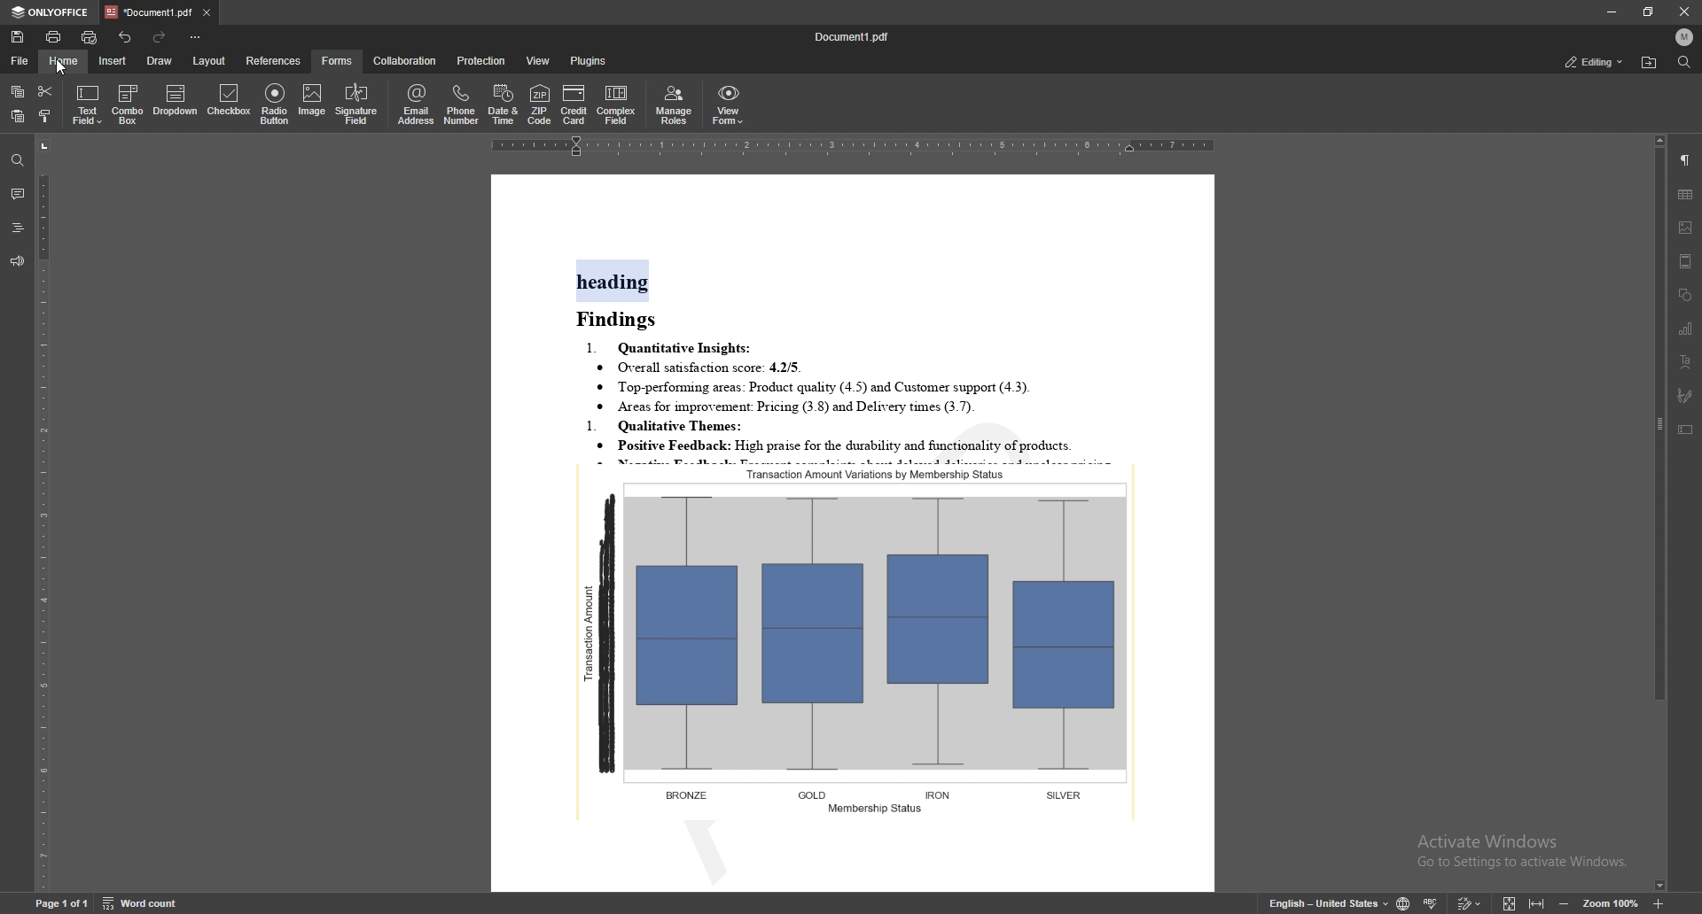 This screenshot has width=1702, height=914. Describe the element at coordinates (51, 13) in the screenshot. I see `onlyoffice` at that location.